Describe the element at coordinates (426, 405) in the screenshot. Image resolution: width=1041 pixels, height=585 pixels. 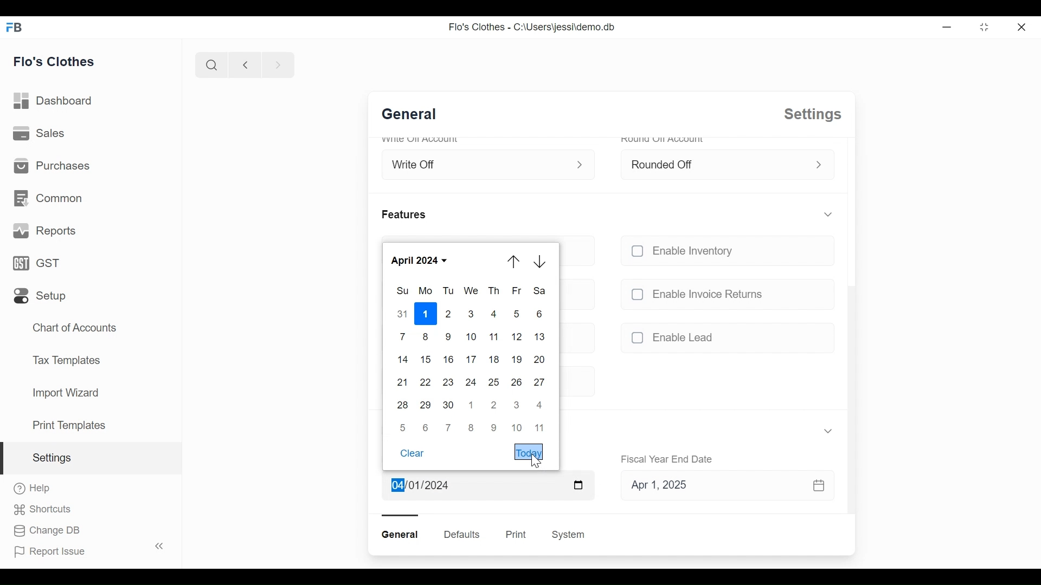
I see `29` at that location.